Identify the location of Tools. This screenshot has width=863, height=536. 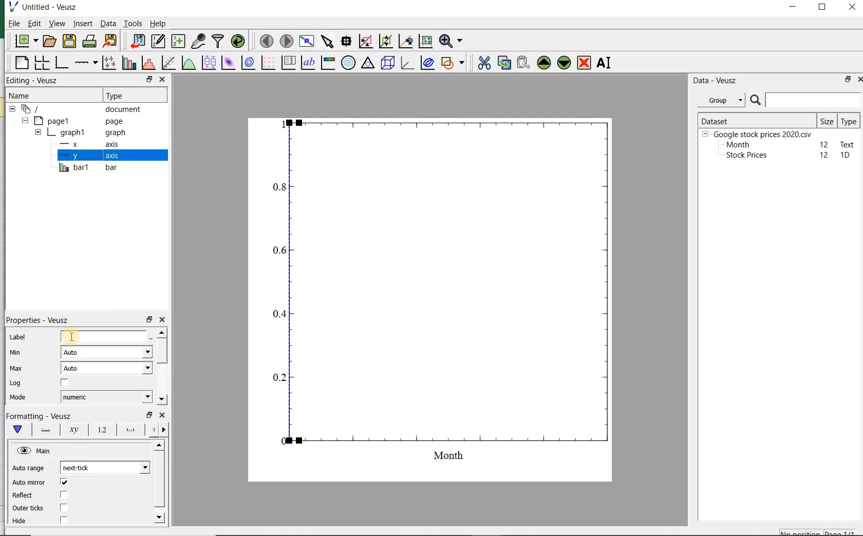
(133, 24).